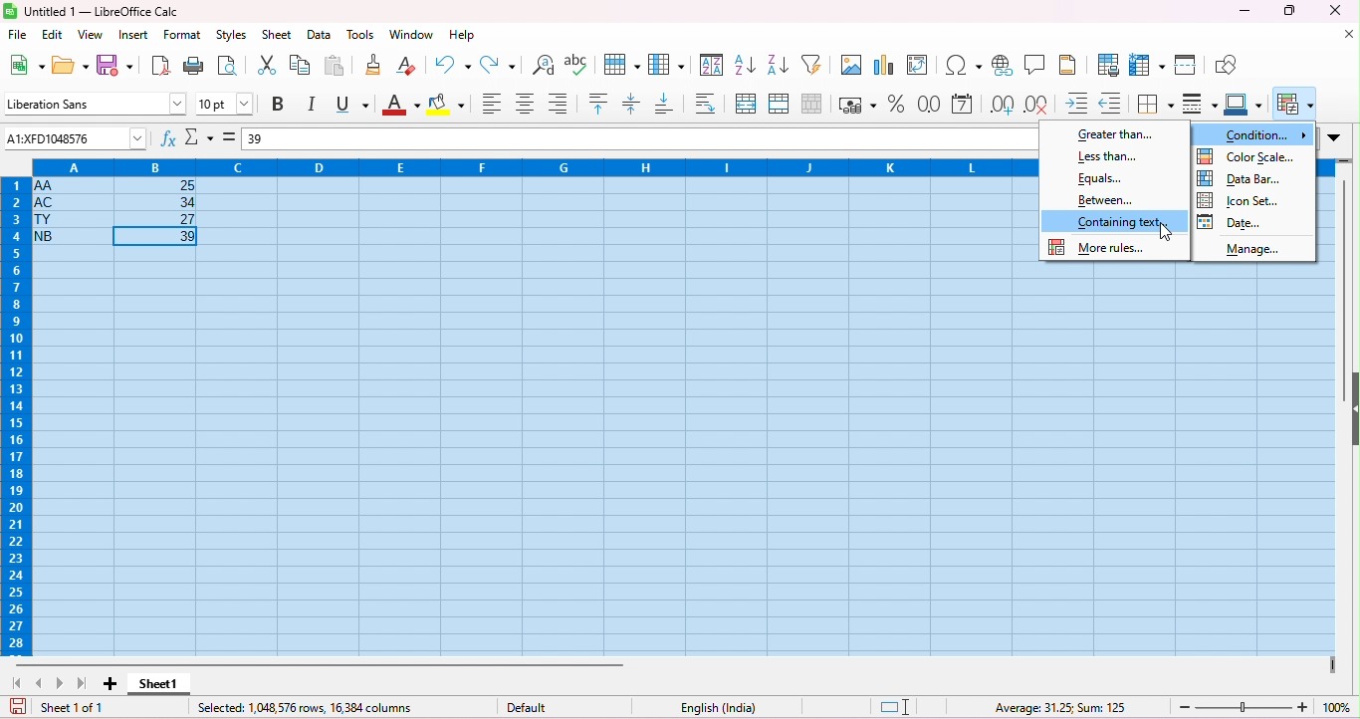  Describe the element at coordinates (257, 139) in the screenshot. I see `39` at that location.